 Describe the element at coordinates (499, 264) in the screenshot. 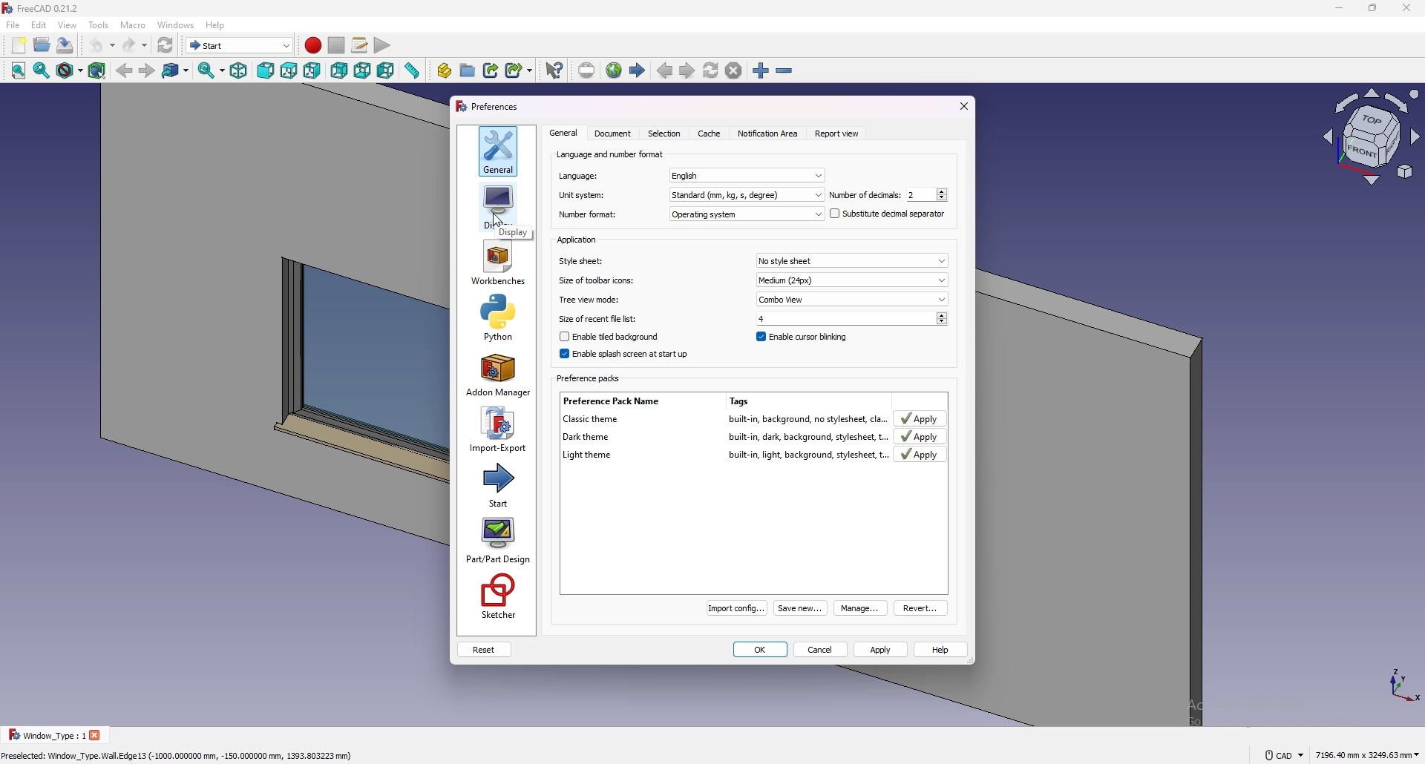

I see `workbenches` at that location.